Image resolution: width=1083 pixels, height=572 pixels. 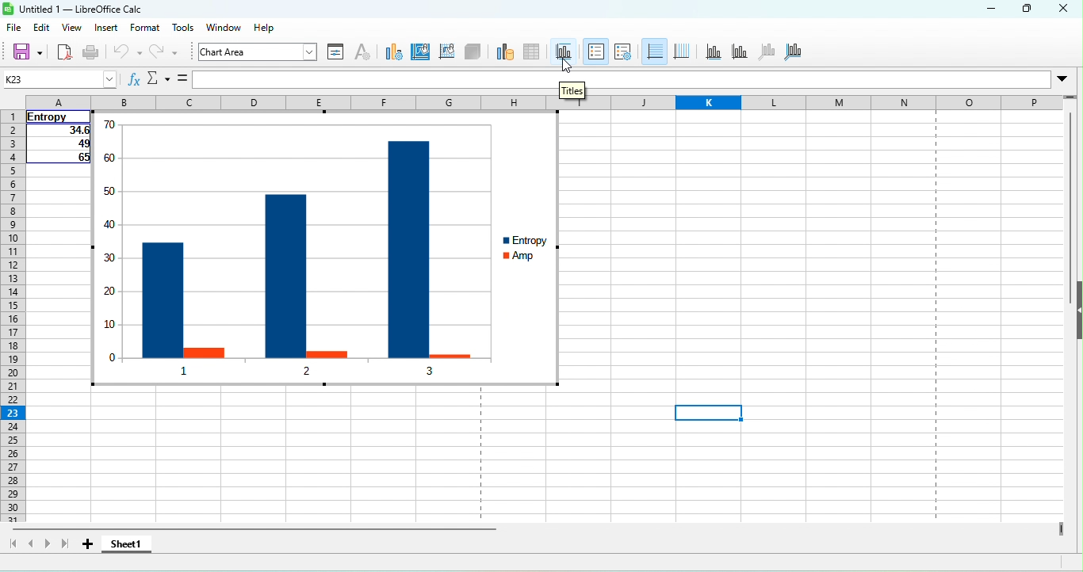 I want to click on amp 2, so click(x=326, y=351).